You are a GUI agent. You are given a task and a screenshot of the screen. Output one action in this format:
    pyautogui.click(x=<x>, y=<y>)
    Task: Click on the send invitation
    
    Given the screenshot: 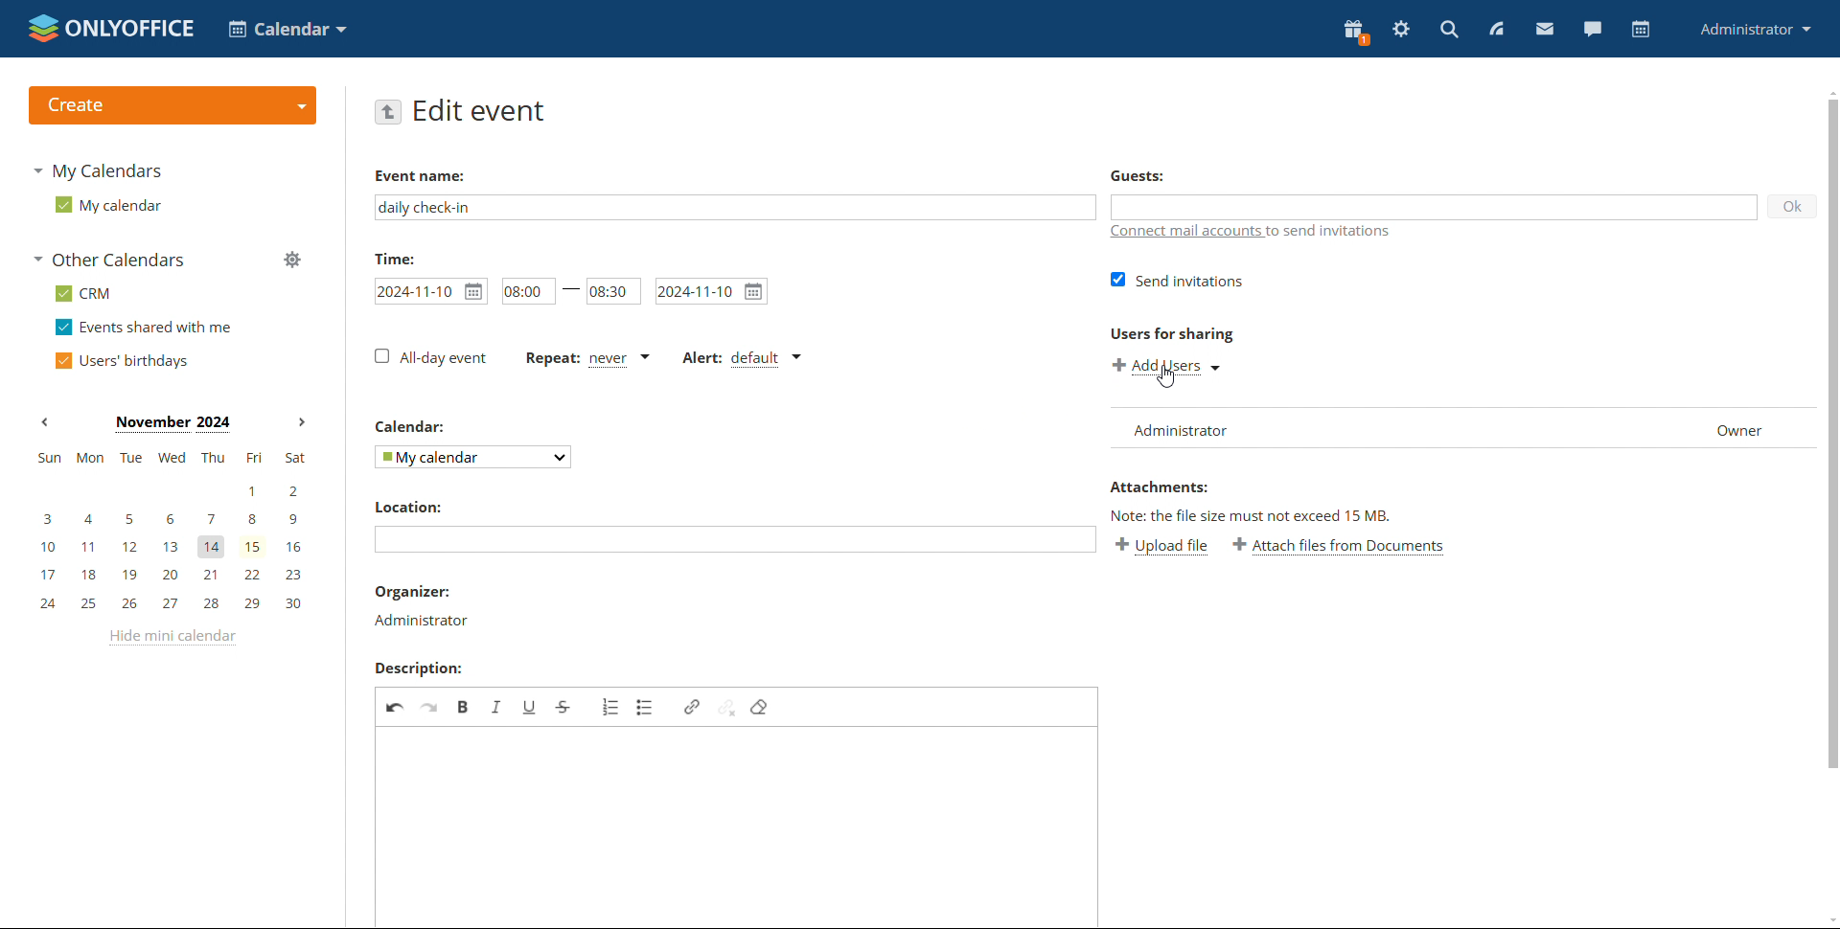 What is the action you would take?
    pyautogui.click(x=1181, y=280)
    